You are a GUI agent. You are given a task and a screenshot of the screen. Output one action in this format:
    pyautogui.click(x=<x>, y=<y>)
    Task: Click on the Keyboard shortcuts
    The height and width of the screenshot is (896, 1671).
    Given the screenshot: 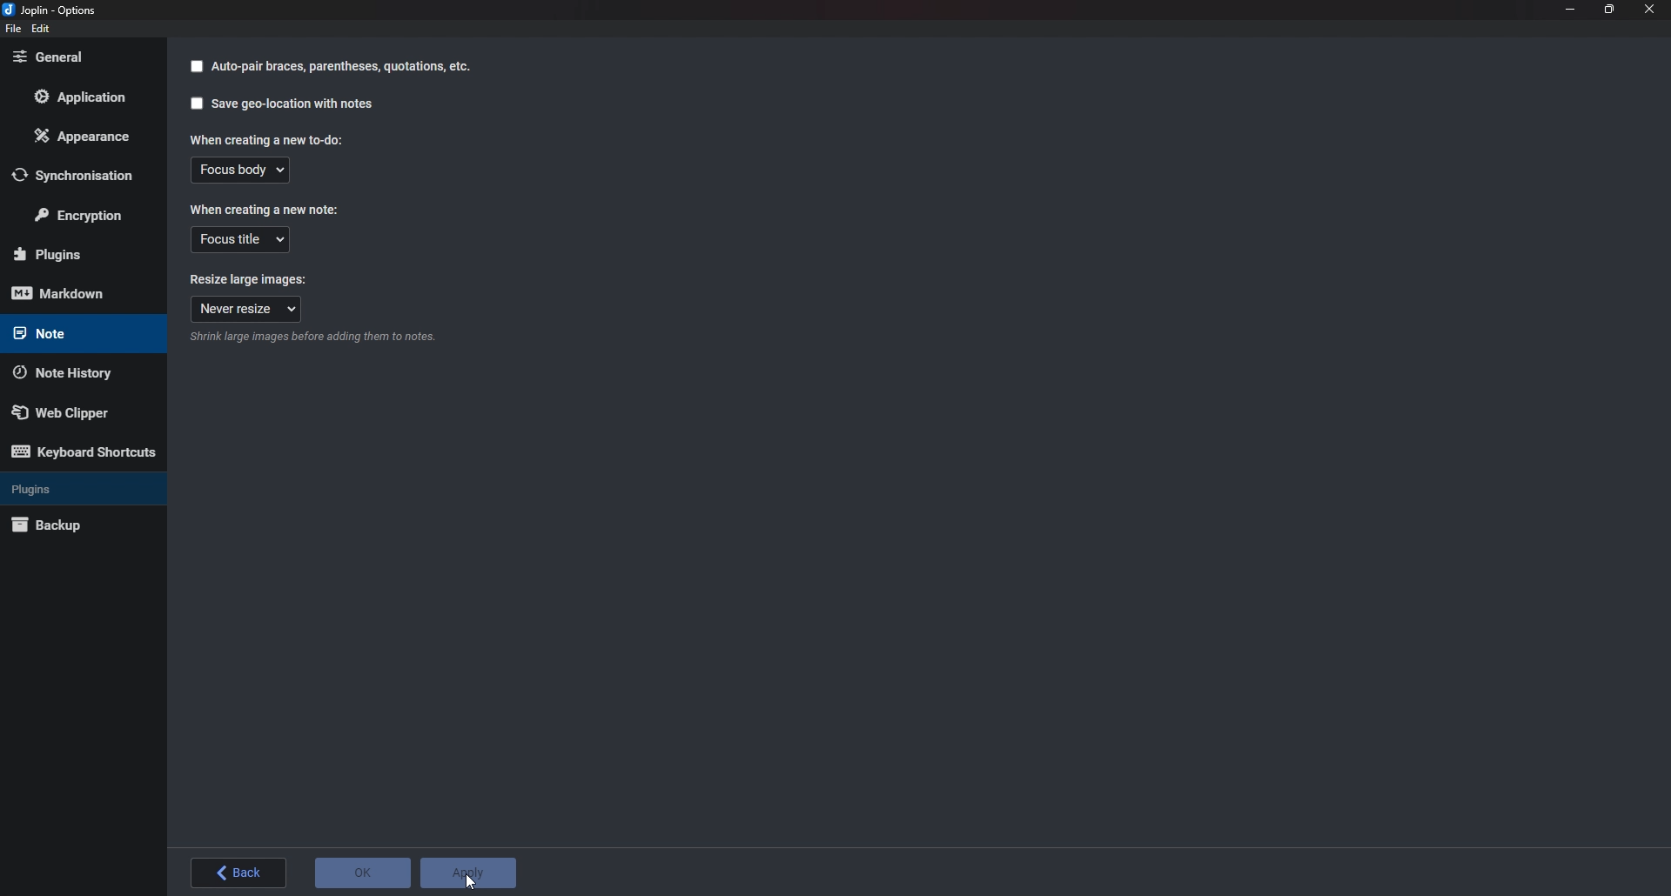 What is the action you would take?
    pyautogui.click(x=83, y=451)
    